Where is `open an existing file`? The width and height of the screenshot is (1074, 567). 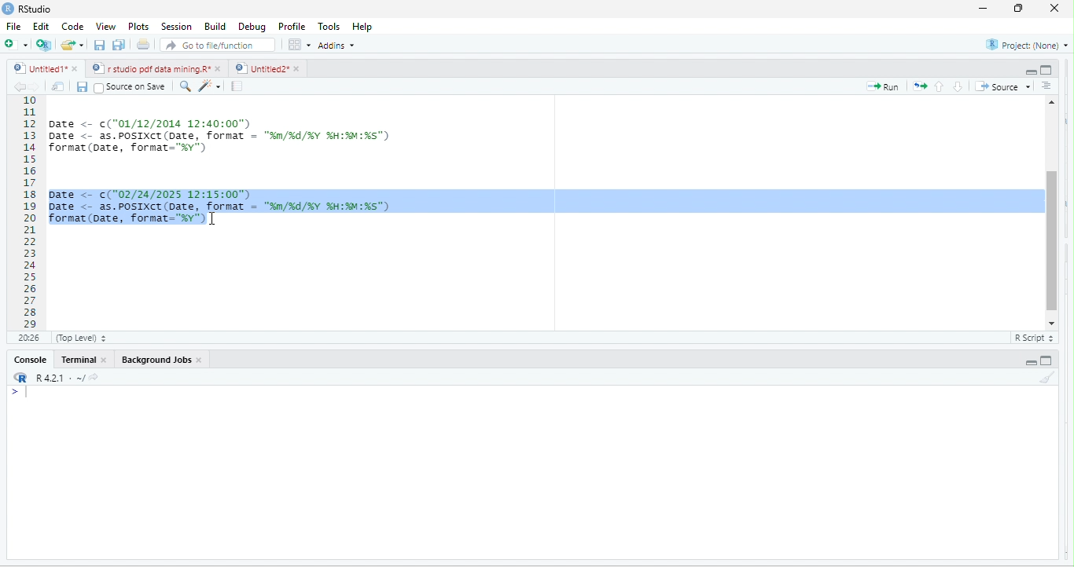
open an existing file is located at coordinates (73, 45).